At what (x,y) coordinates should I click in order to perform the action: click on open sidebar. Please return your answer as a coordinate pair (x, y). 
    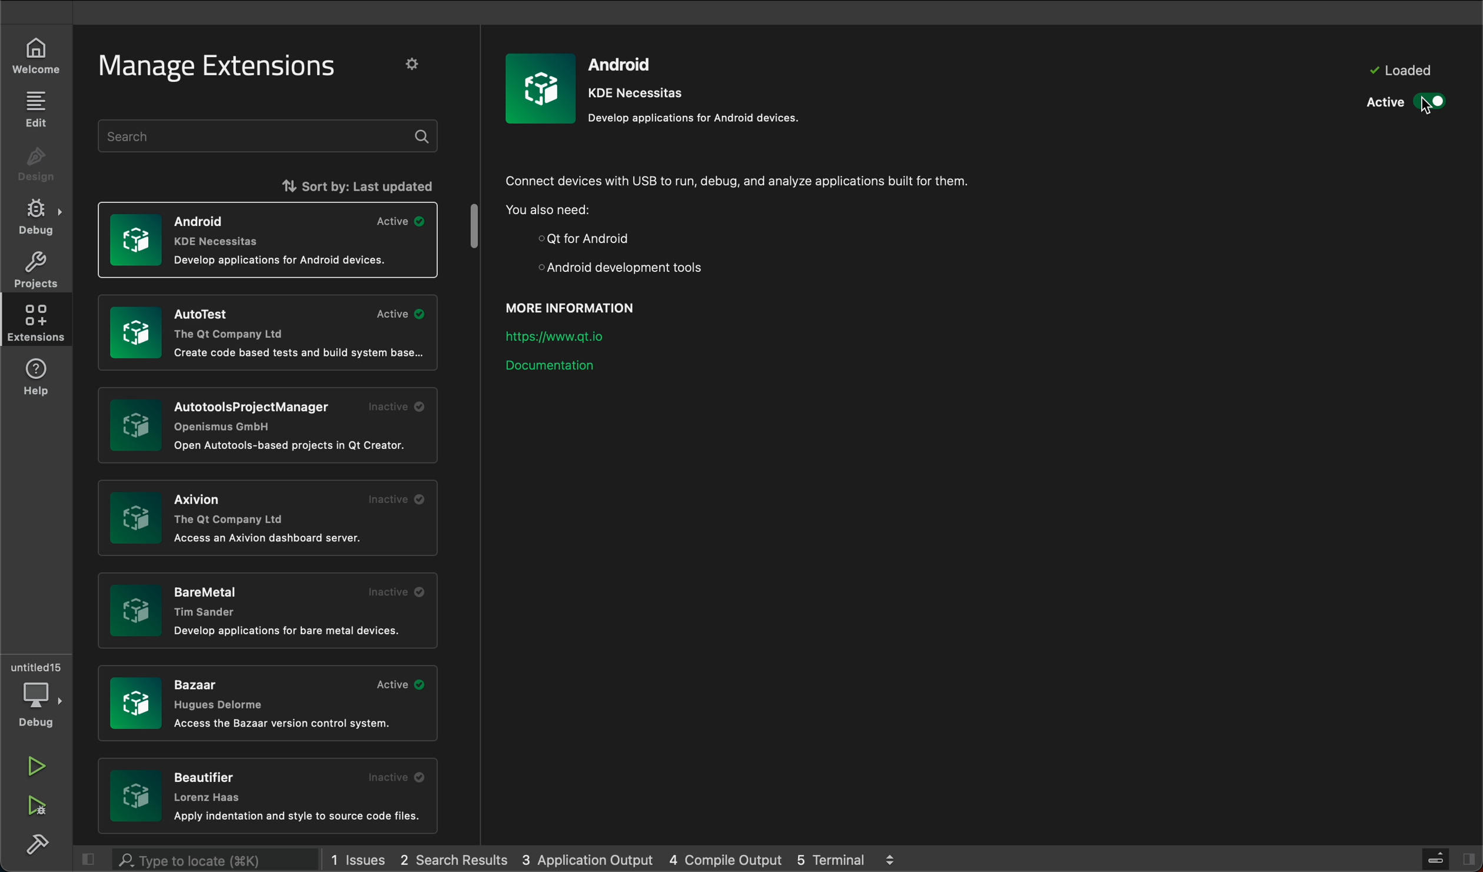
    Looking at the image, I should click on (1467, 857).